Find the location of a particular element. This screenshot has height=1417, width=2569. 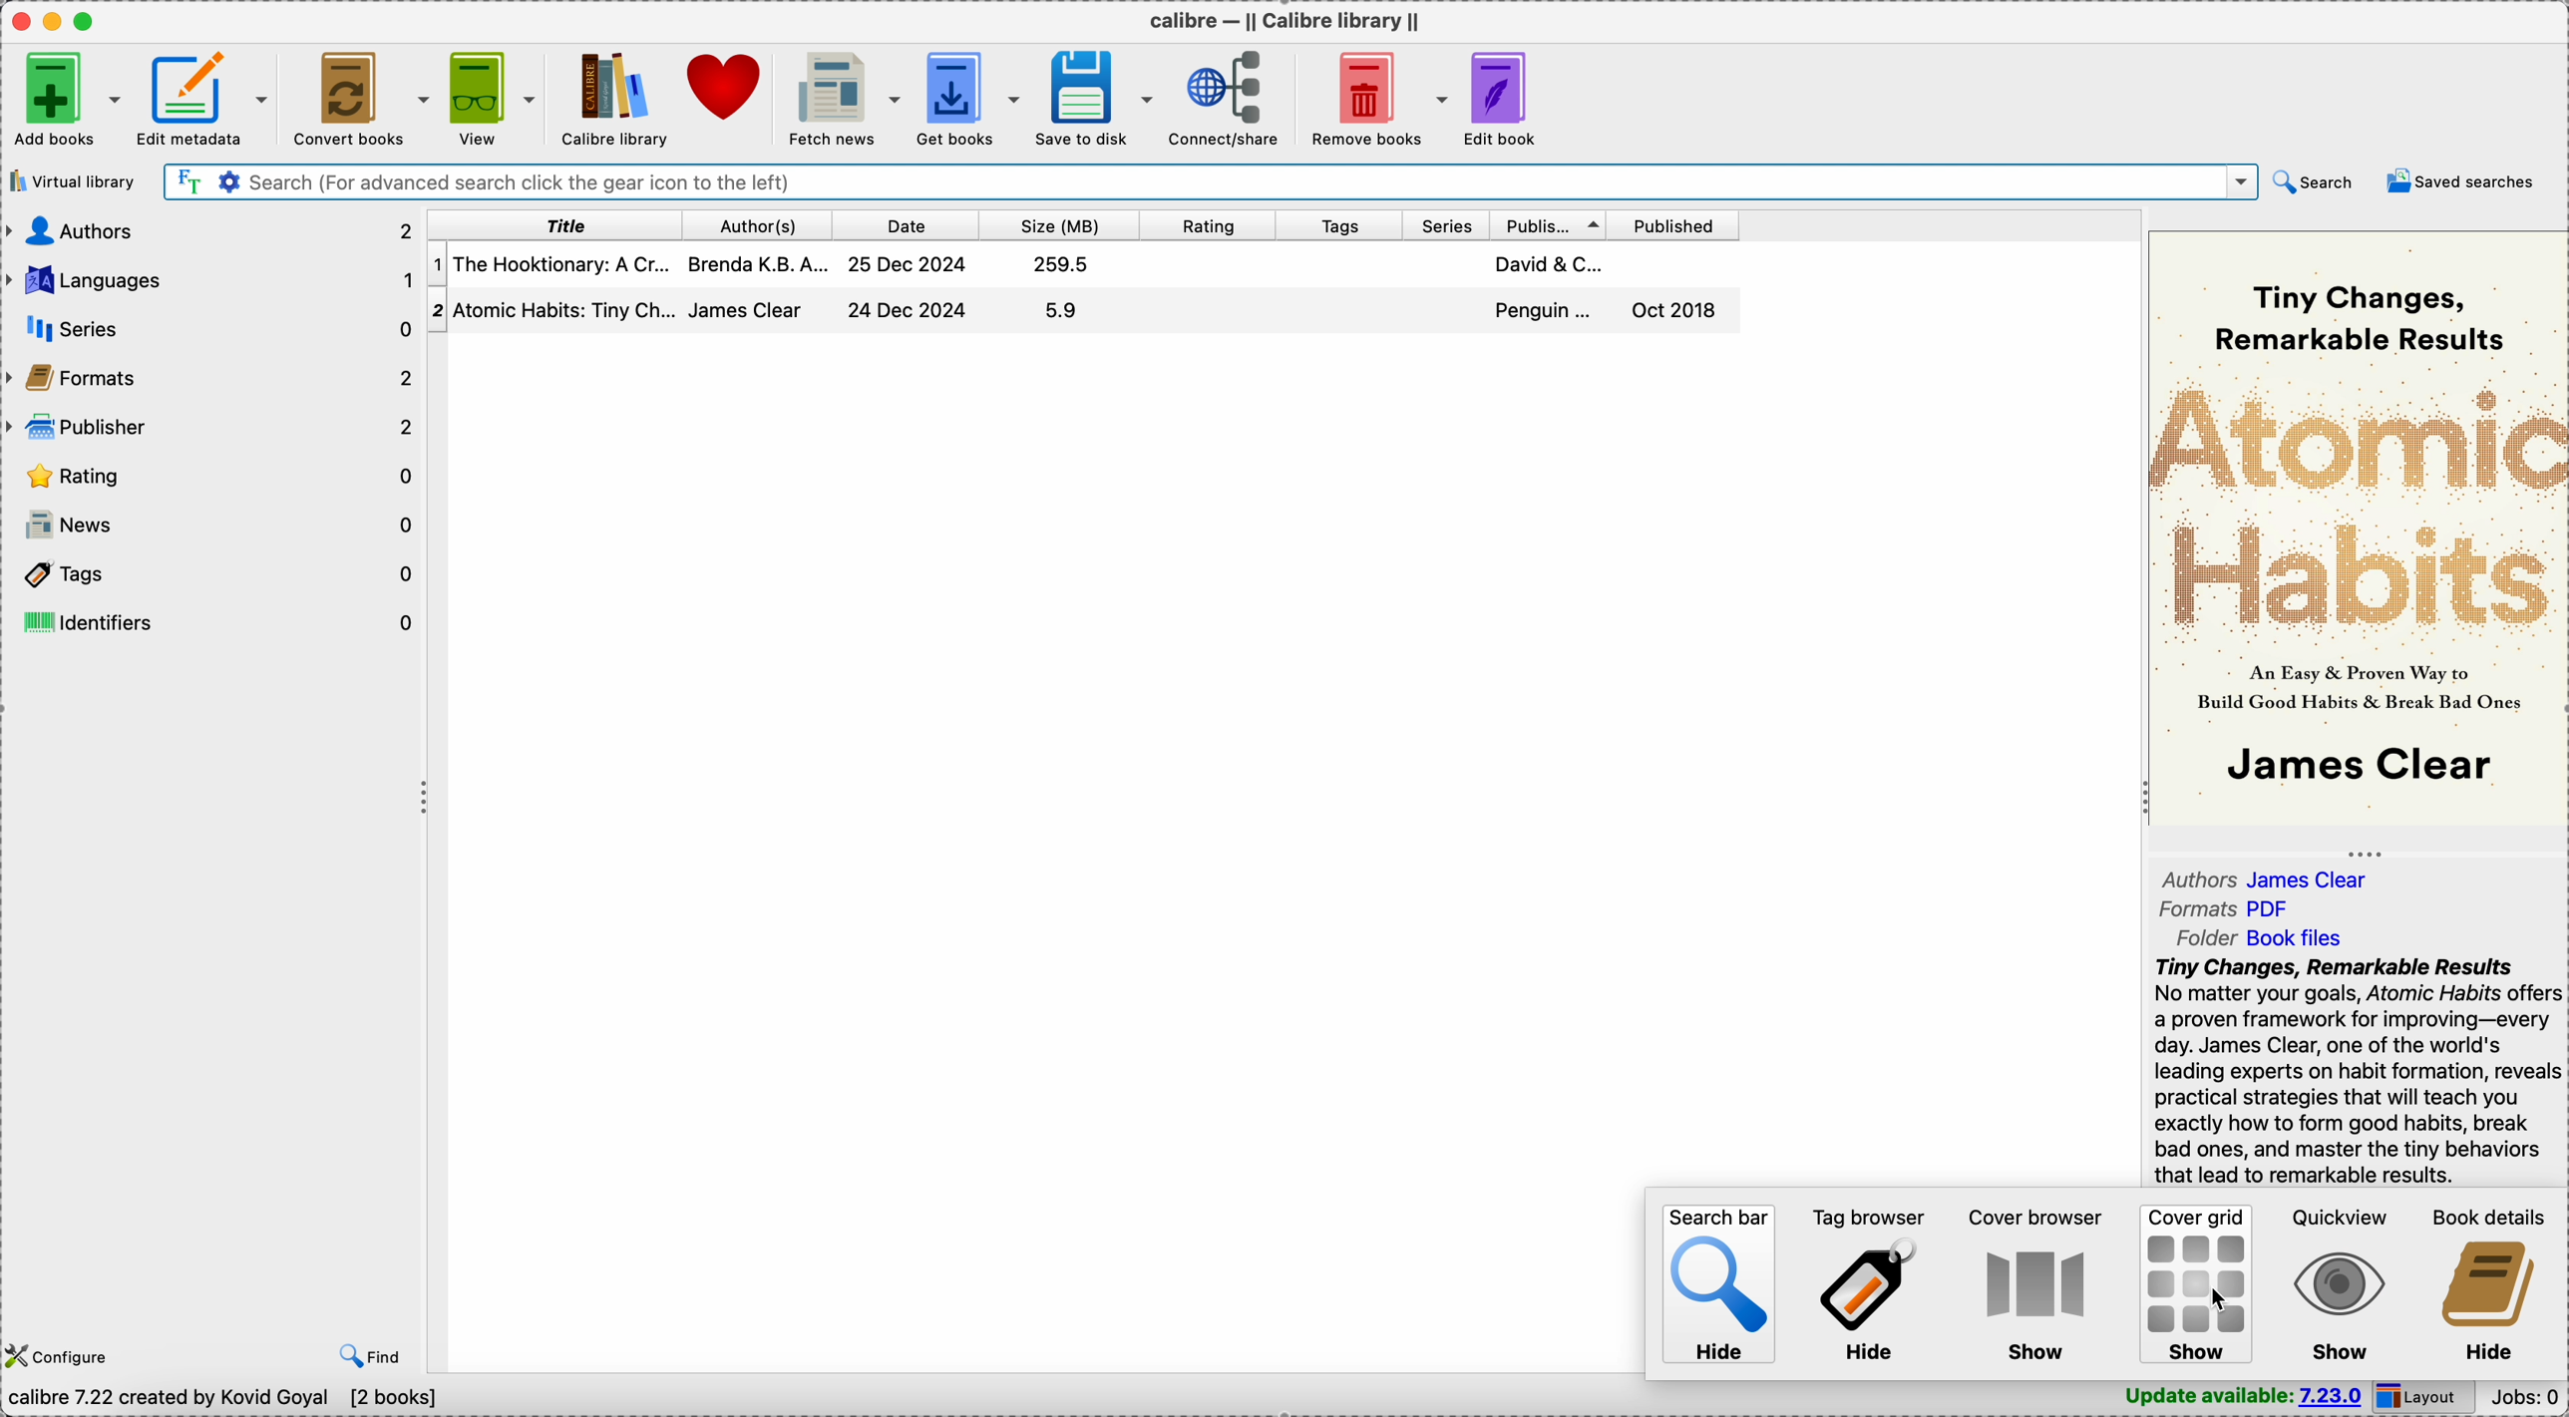

rating is located at coordinates (1208, 225).